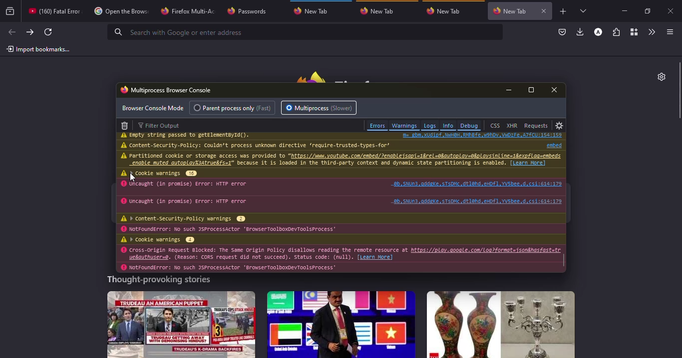 The width and height of the screenshot is (682, 358). I want to click on vertical scroll bar, so click(678, 91).